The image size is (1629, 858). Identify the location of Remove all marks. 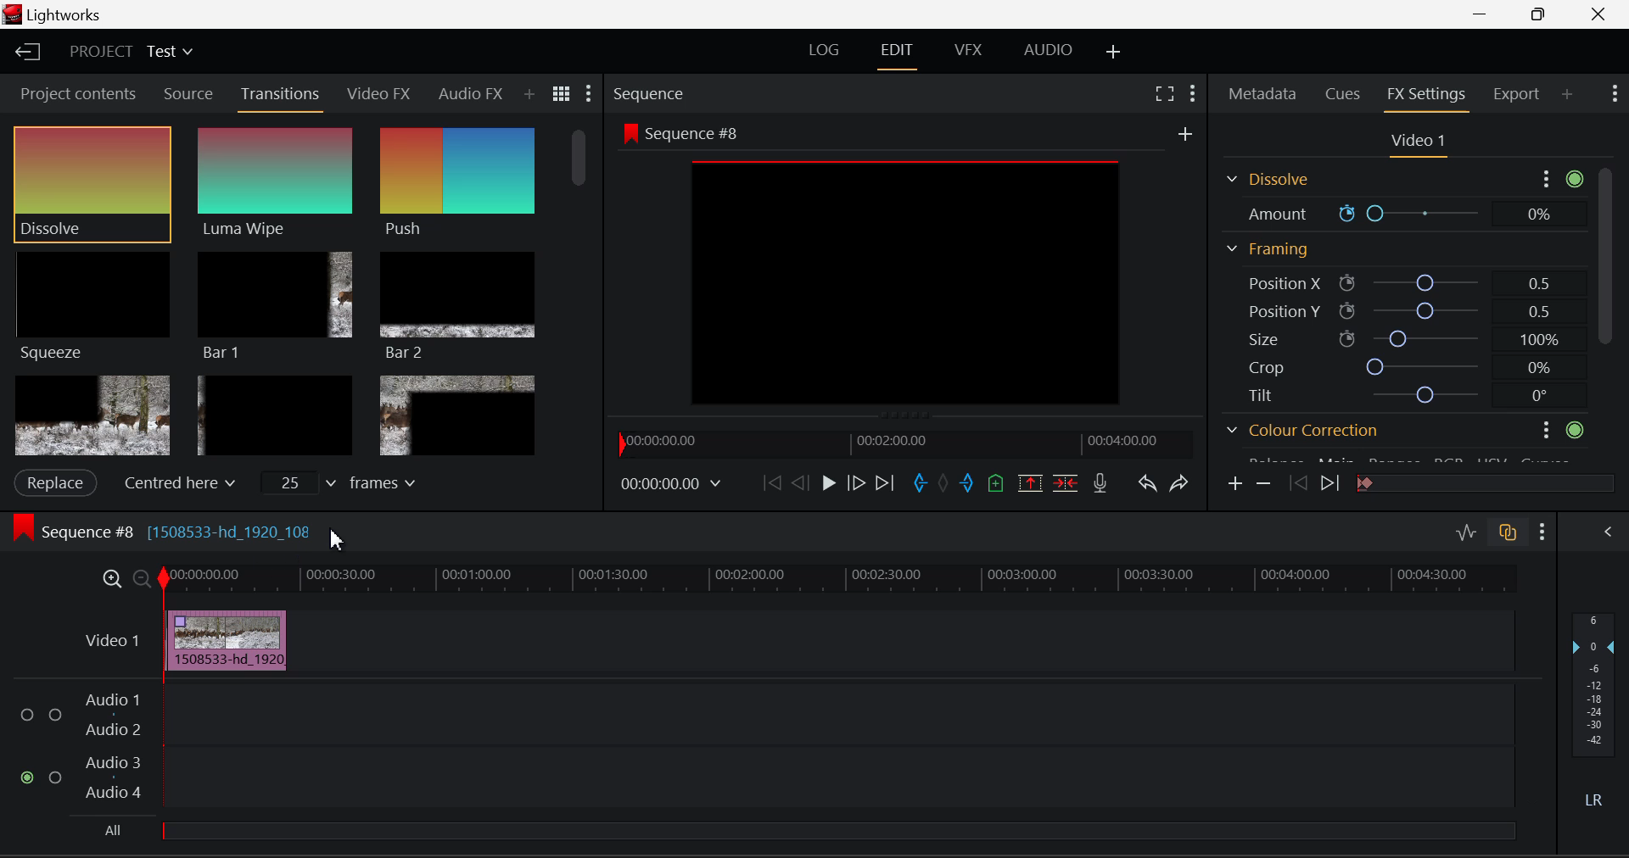
(943, 483).